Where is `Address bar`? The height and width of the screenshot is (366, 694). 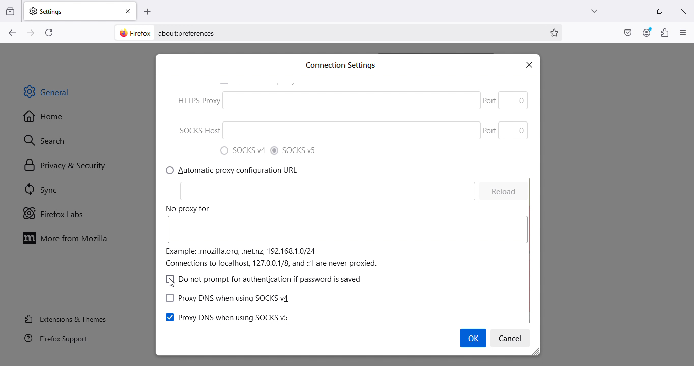
Address bar is located at coordinates (351, 33).